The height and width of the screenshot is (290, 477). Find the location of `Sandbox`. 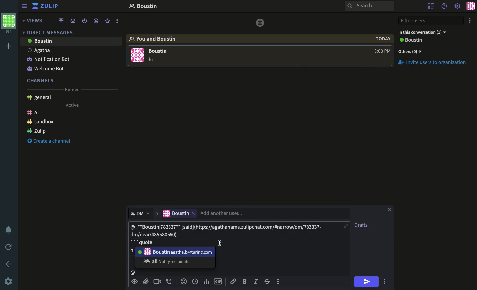

Sandbox is located at coordinates (41, 122).